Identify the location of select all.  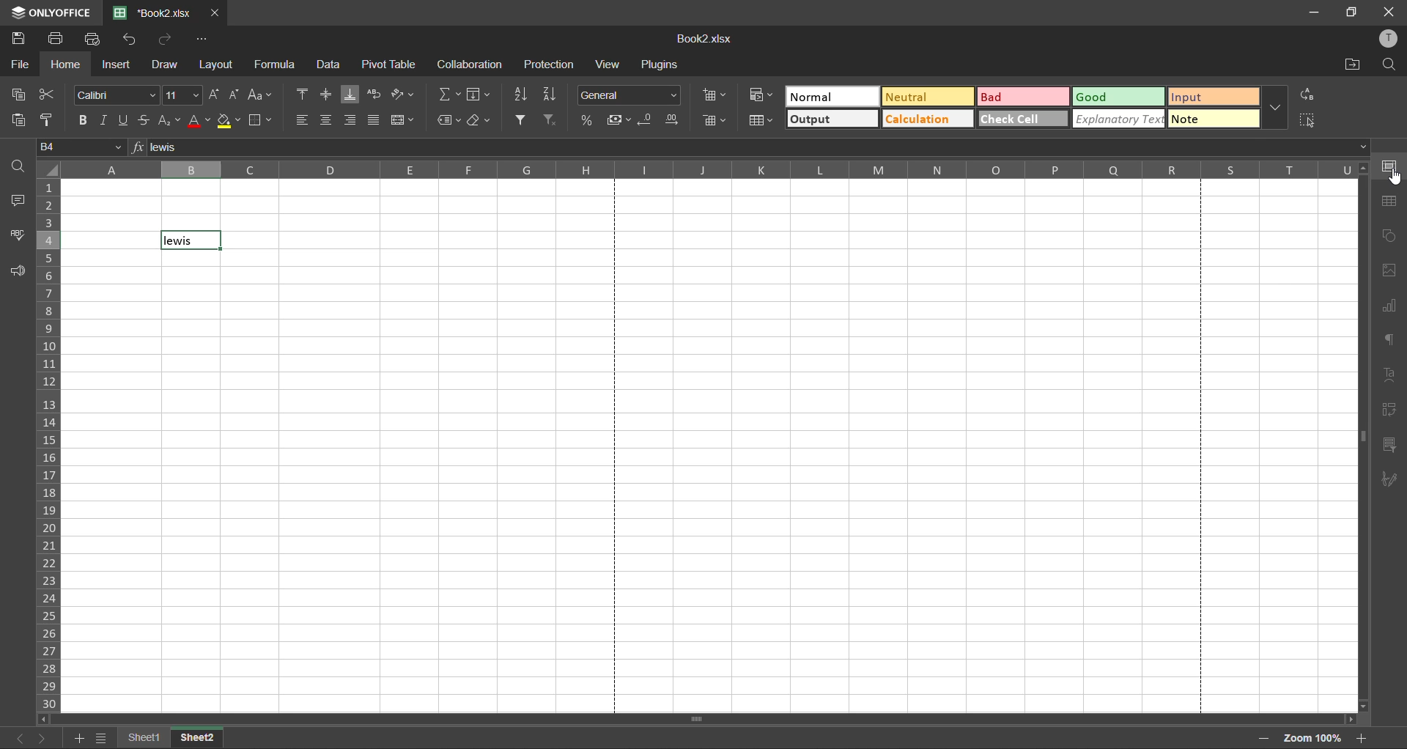
(1306, 120).